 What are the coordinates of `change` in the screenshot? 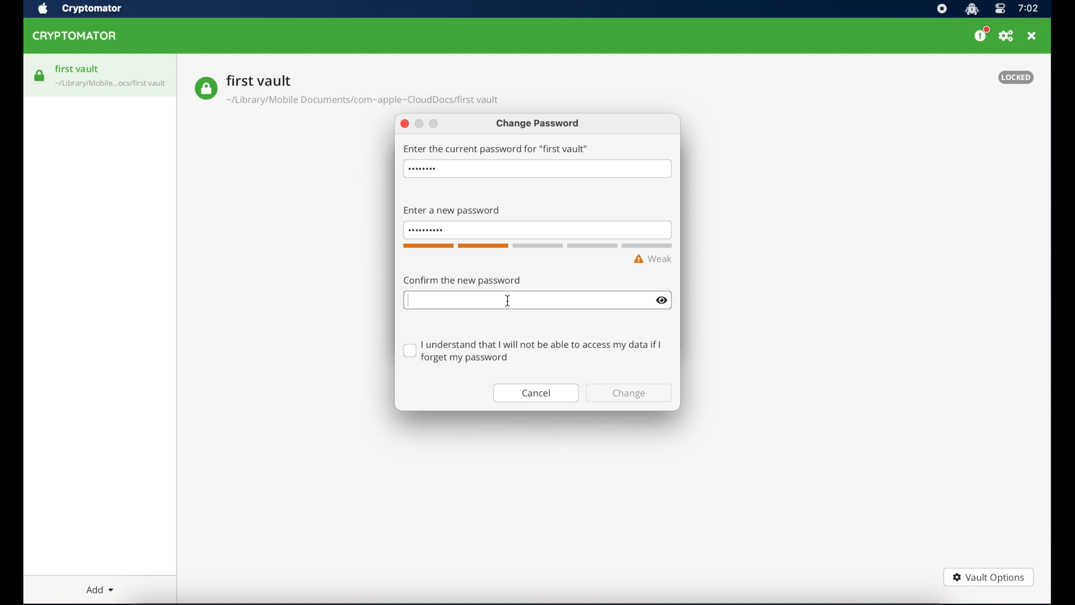 It's located at (629, 393).